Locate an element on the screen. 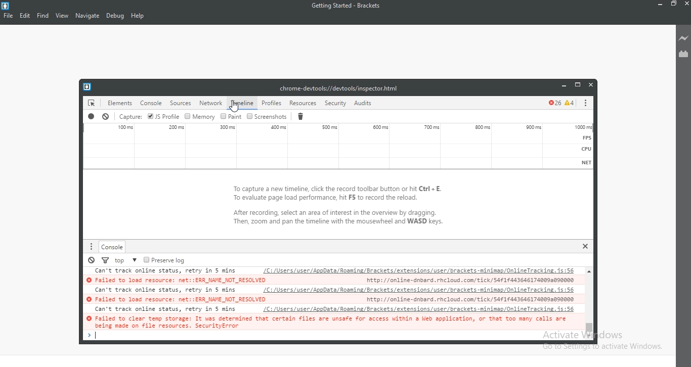  Sound Waveform graph is located at coordinates (339, 145).